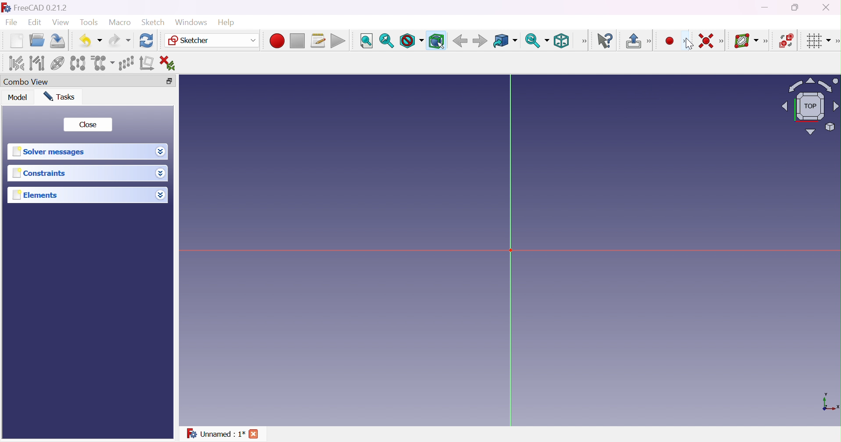  What do you see at coordinates (170, 80) in the screenshot?
I see `Restore down` at bounding box center [170, 80].